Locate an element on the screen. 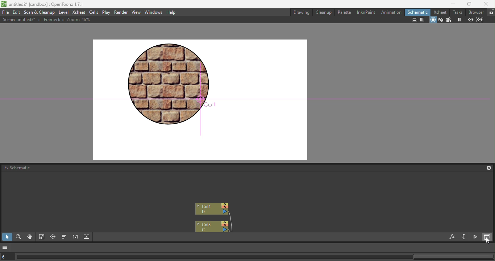 Image resolution: width=495 pixels, height=261 pixels. View is located at coordinates (136, 12).